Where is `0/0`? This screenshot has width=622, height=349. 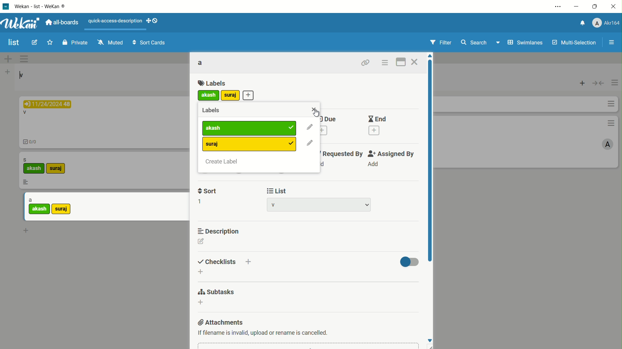 0/0 is located at coordinates (33, 142).